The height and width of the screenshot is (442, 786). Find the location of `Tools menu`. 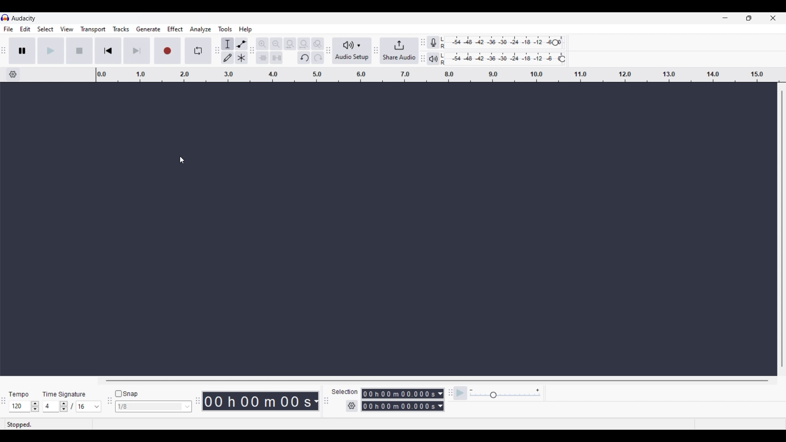

Tools menu is located at coordinates (225, 29).